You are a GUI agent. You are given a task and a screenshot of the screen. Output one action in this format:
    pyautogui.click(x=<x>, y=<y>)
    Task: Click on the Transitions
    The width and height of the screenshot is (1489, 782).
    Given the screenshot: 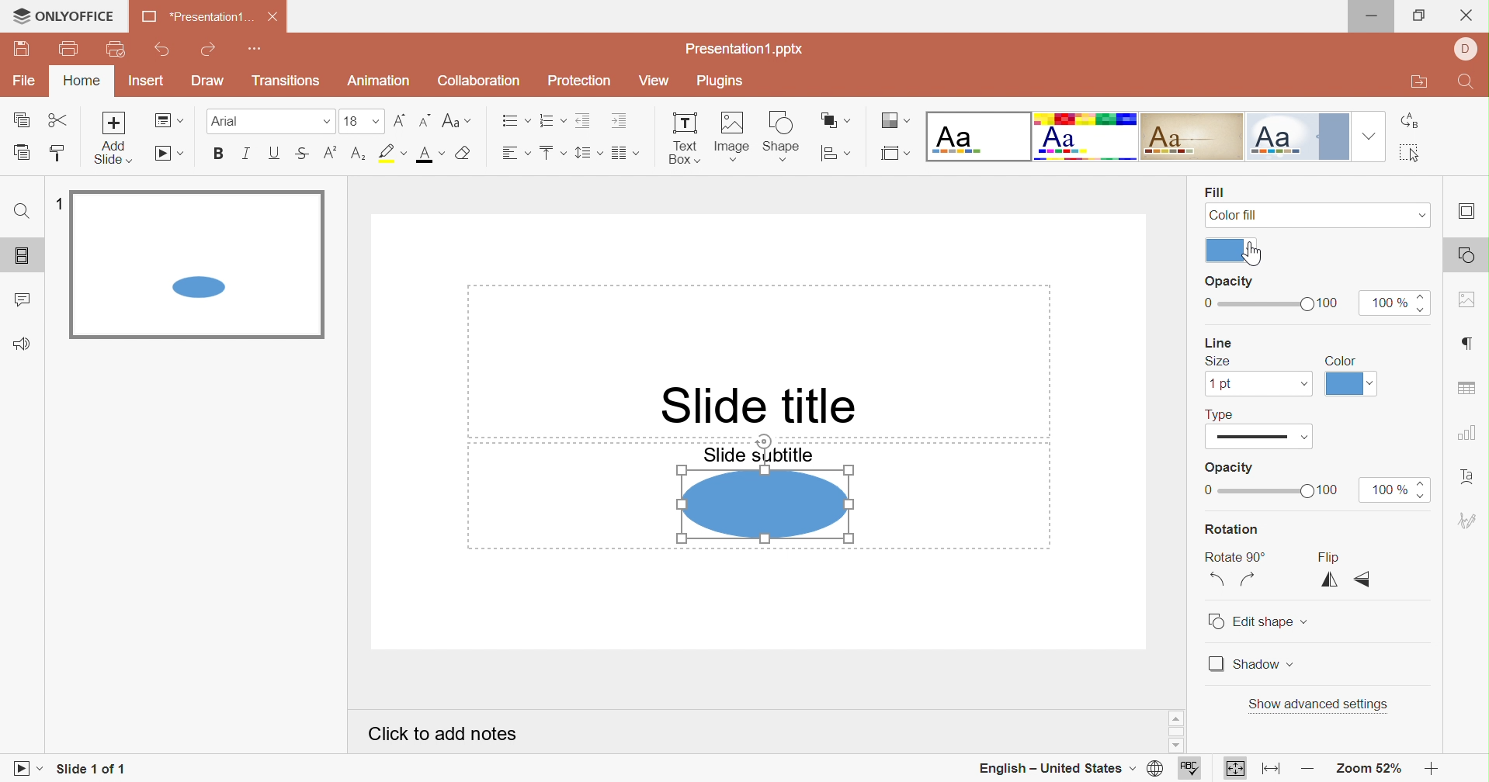 What is the action you would take?
    pyautogui.click(x=286, y=81)
    